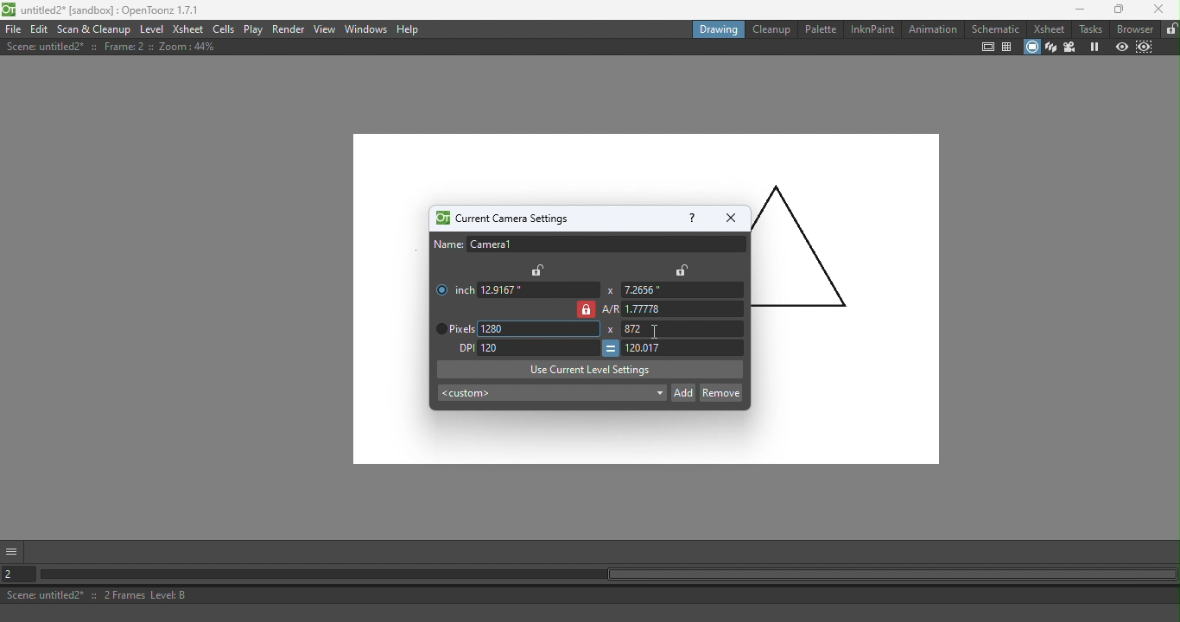 This screenshot has height=622, width=1180. I want to click on Help, so click(409, 29).